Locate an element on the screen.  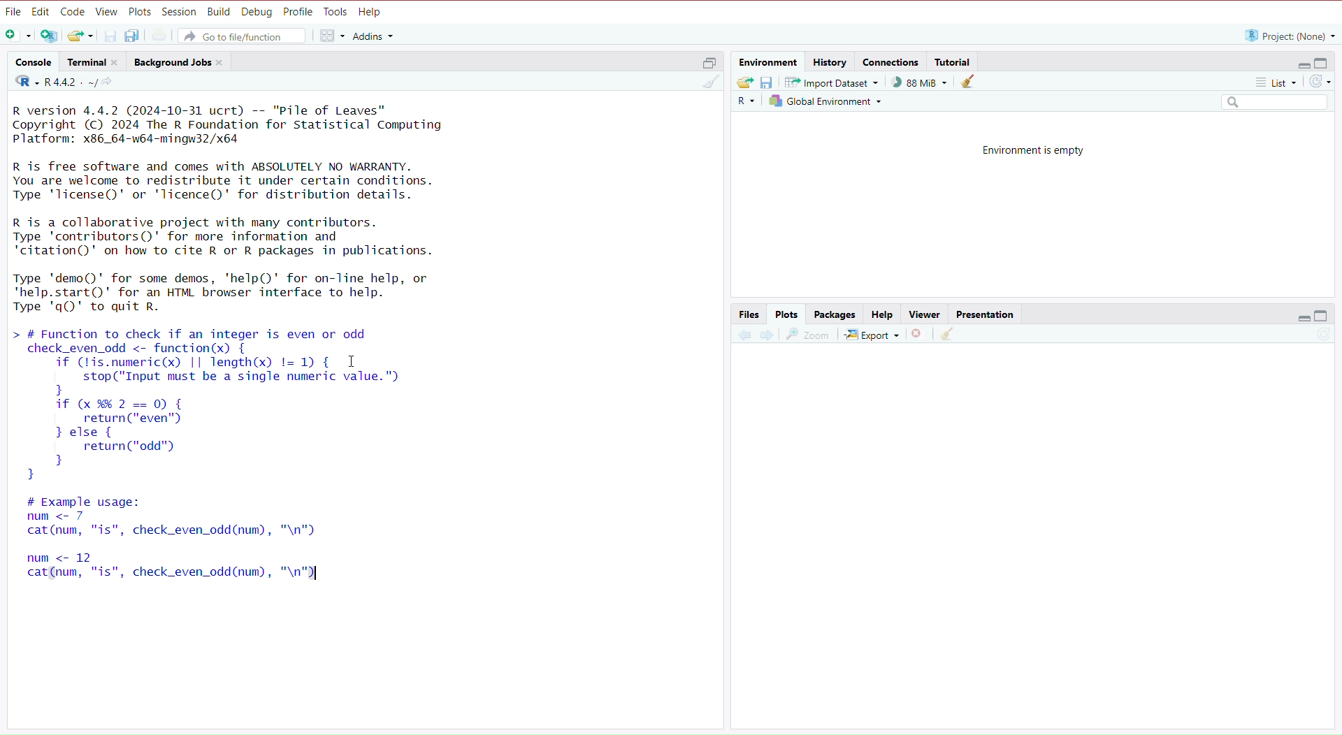
workspace panes is located at coordinates (331, 36).